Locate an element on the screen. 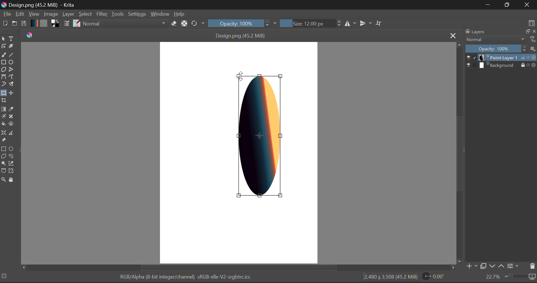  Line is located at coordinates (11, 54).